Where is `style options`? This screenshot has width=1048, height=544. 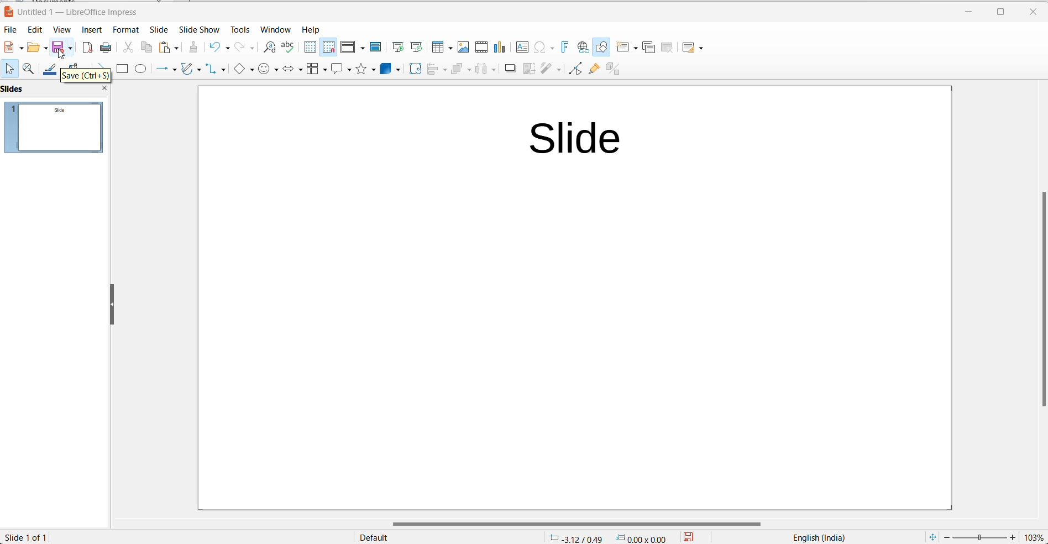
style options is located at coordinates (376, 538).